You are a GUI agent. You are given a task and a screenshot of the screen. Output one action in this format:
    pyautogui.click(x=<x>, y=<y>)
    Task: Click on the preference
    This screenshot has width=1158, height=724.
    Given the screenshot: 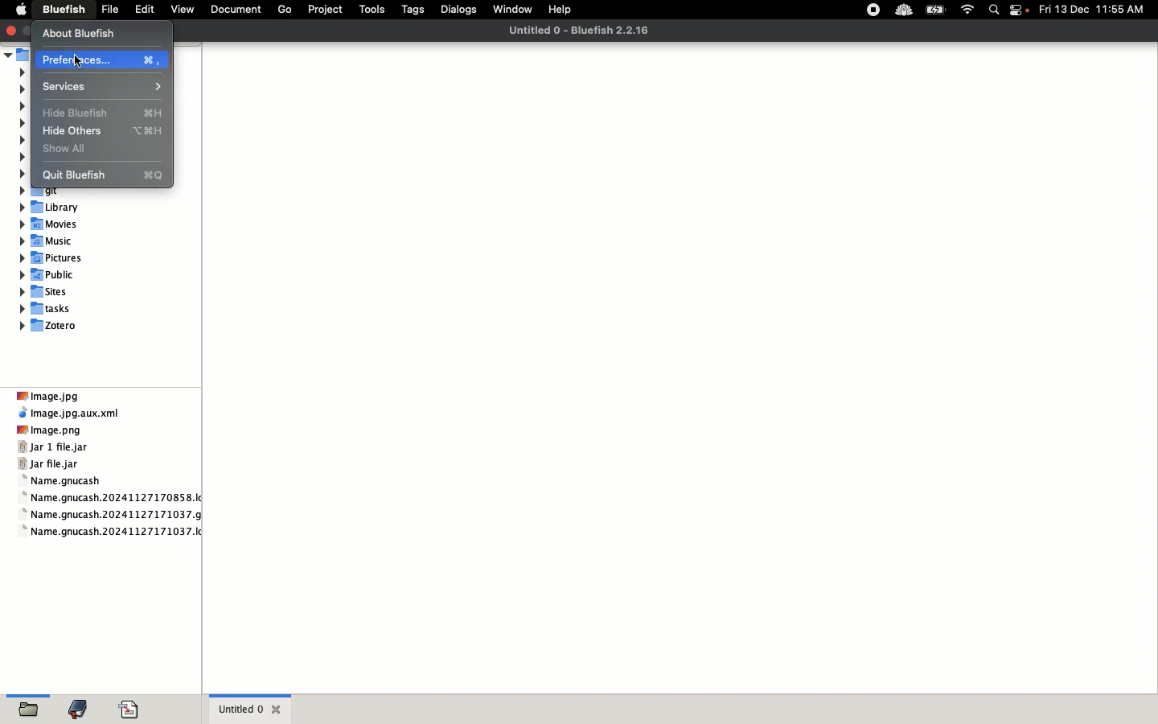 What is the action you would take?
    pyautogui.click(x=100, y=60)
    